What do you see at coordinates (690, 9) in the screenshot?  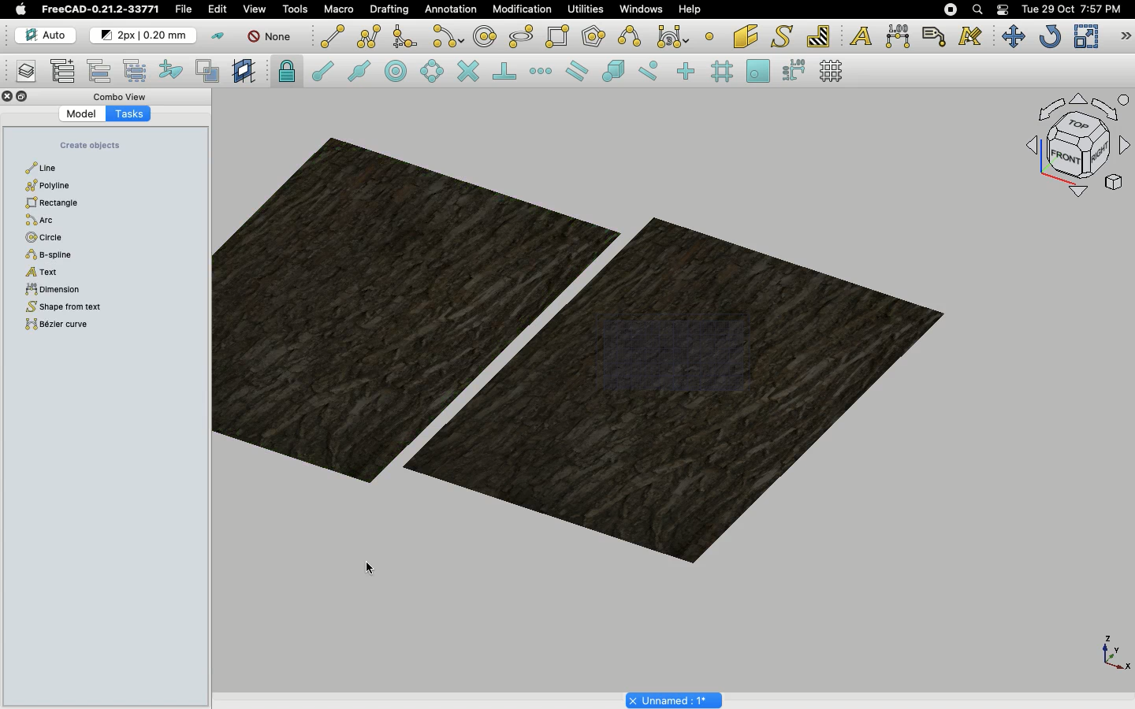 I see `Help` at bounding box center [690, 9].